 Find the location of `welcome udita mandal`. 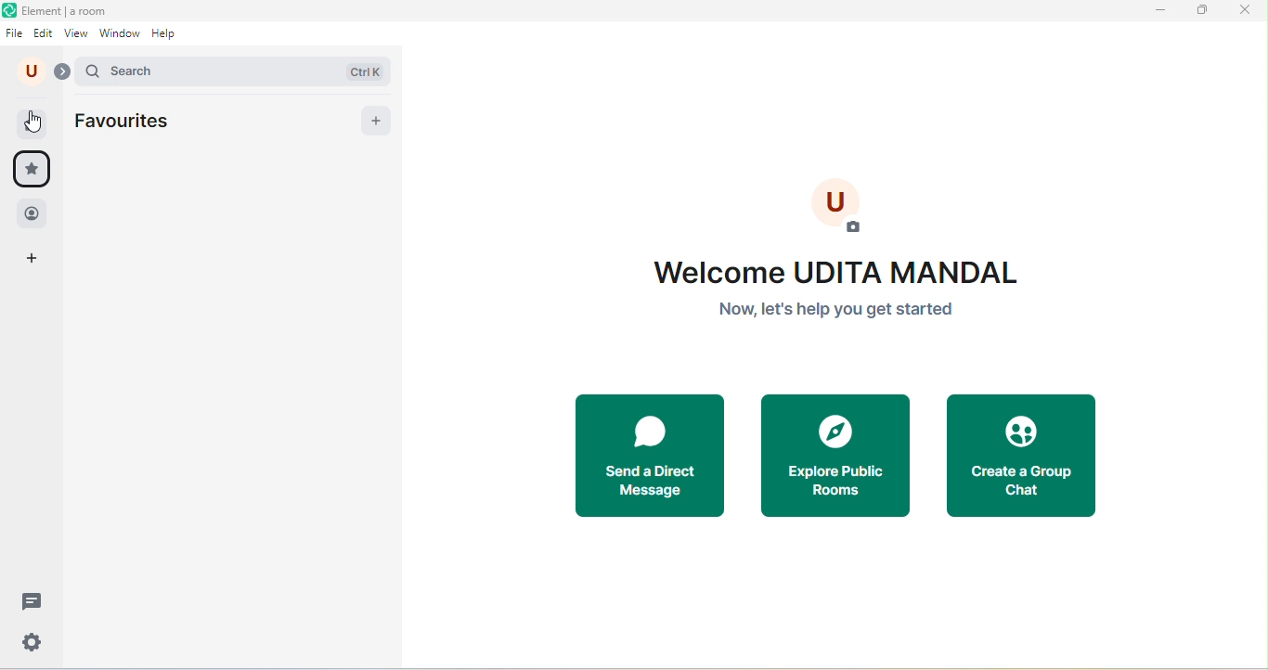

welcome udita mandal is located at coordinates (850, 263).